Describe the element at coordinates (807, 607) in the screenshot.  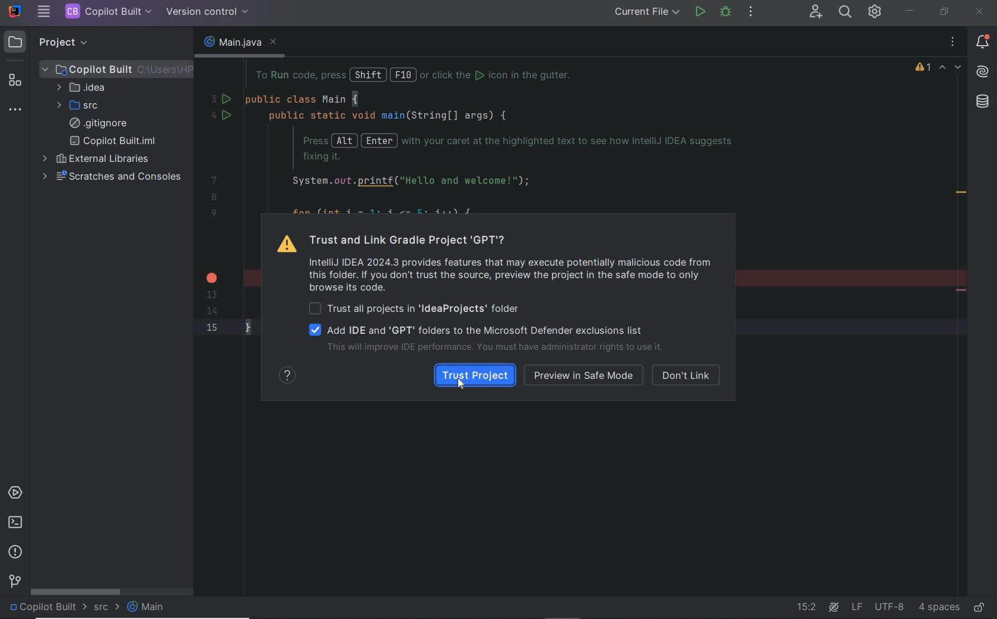
I see `go to line` at that location.